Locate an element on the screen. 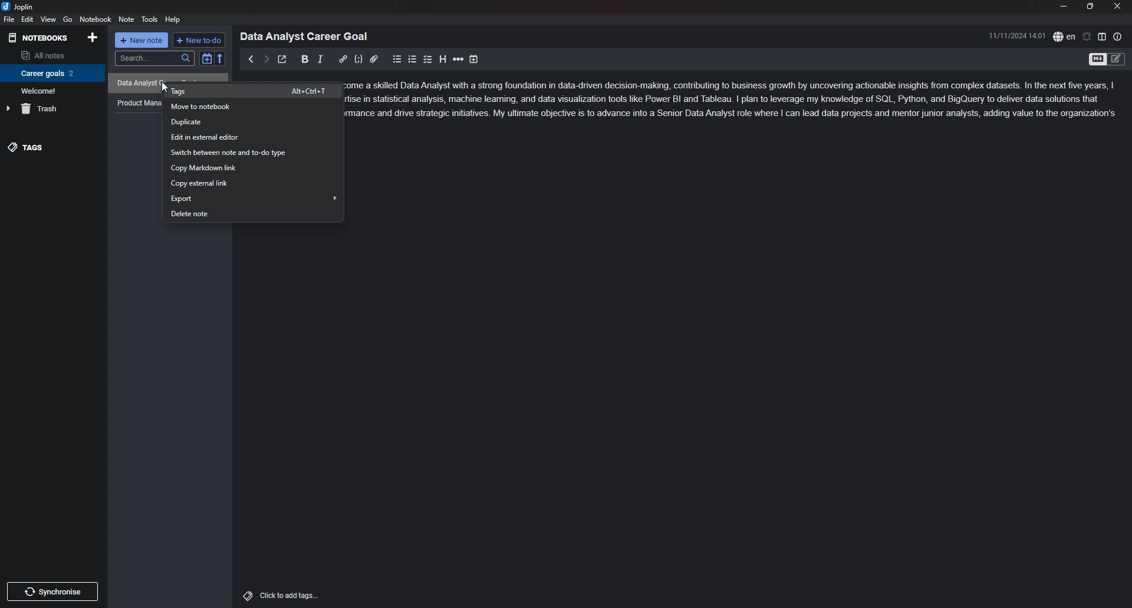 This screenshot has height=608, width=1132. edit in external editor is located at coordinates (253, 137).